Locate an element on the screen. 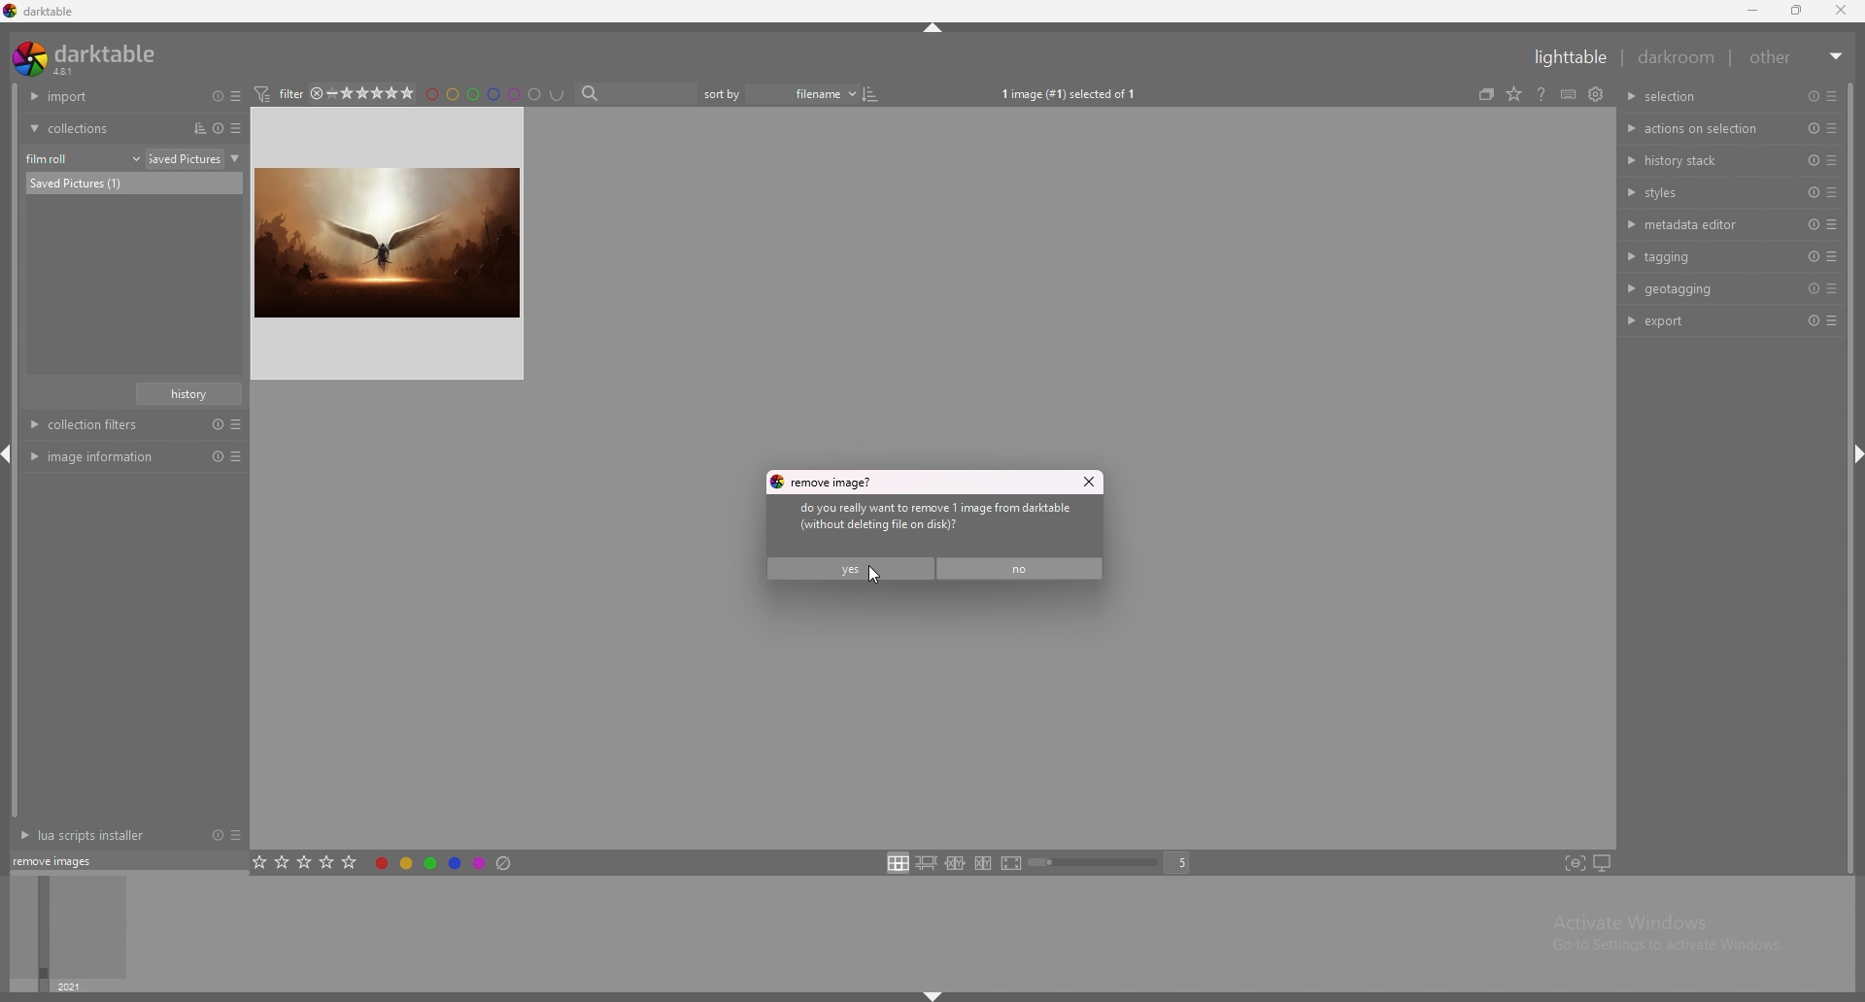 This screenshot has width=1865, height=1002. resize is located at coordinates (1800, 11).